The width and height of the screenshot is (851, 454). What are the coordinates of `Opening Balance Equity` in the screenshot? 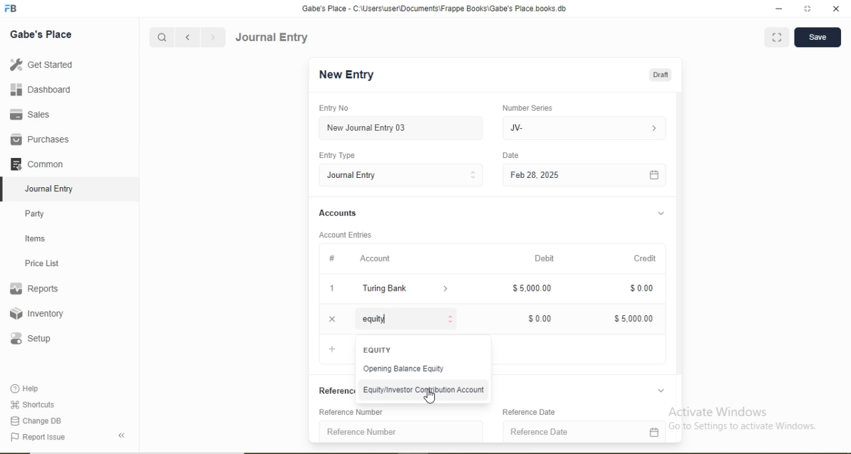 It's located at (403, 368).